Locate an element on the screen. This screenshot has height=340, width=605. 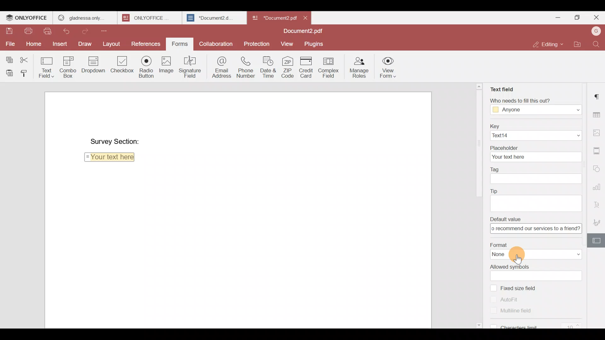
Paste is located at coordinates (8, 72).